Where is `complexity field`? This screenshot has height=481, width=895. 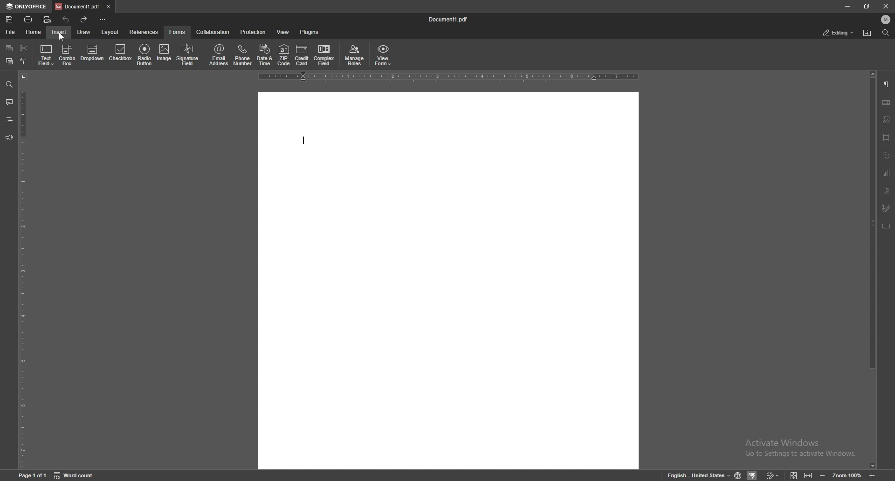 complexity field is located at coordinates (324, 55).